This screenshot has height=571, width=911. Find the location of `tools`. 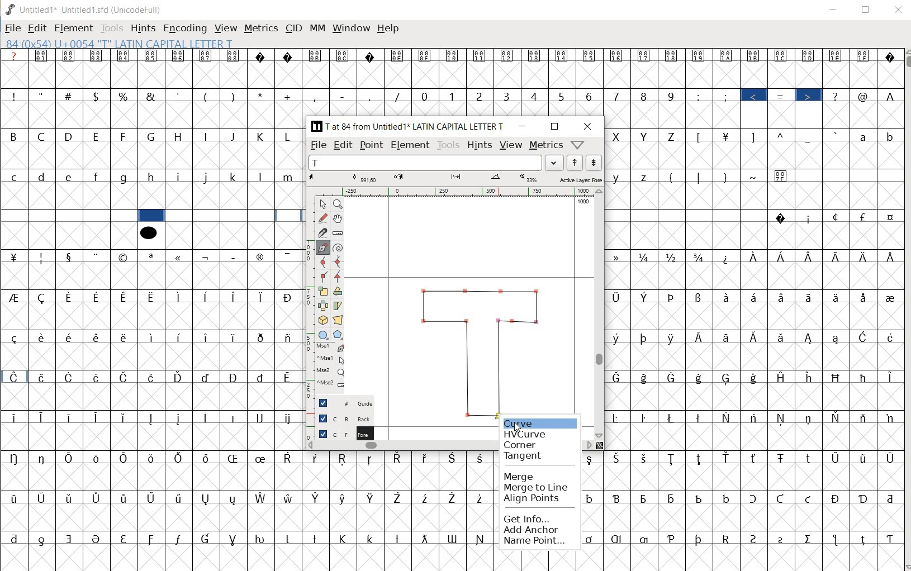

tools is located at coordinates (448, 145).